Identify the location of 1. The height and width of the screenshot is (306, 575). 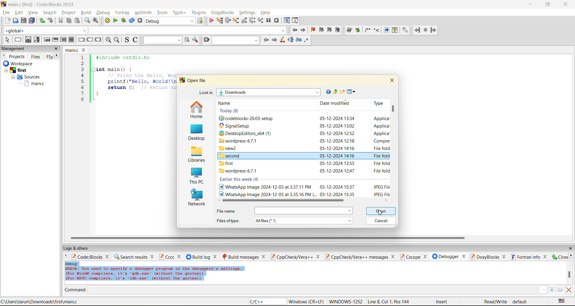
(83, 57).